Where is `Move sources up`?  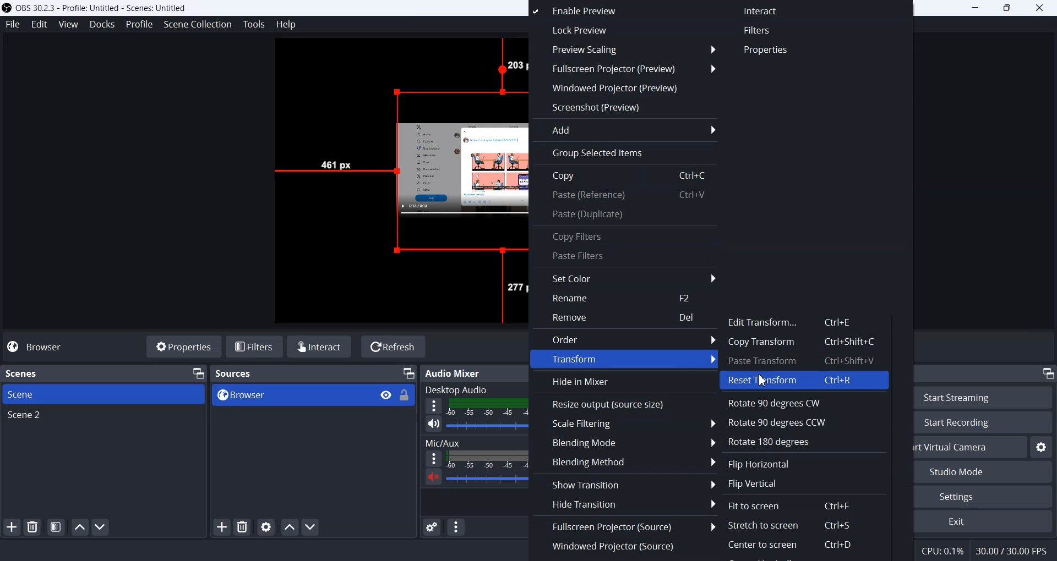 Move sources up is located at coordinates (289, 526).